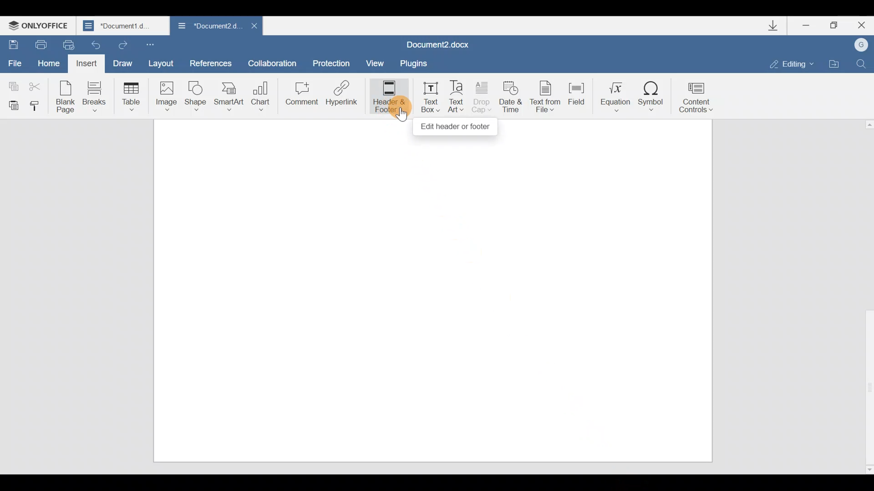  I want to click on Edit header or footer, so click(456, 126).